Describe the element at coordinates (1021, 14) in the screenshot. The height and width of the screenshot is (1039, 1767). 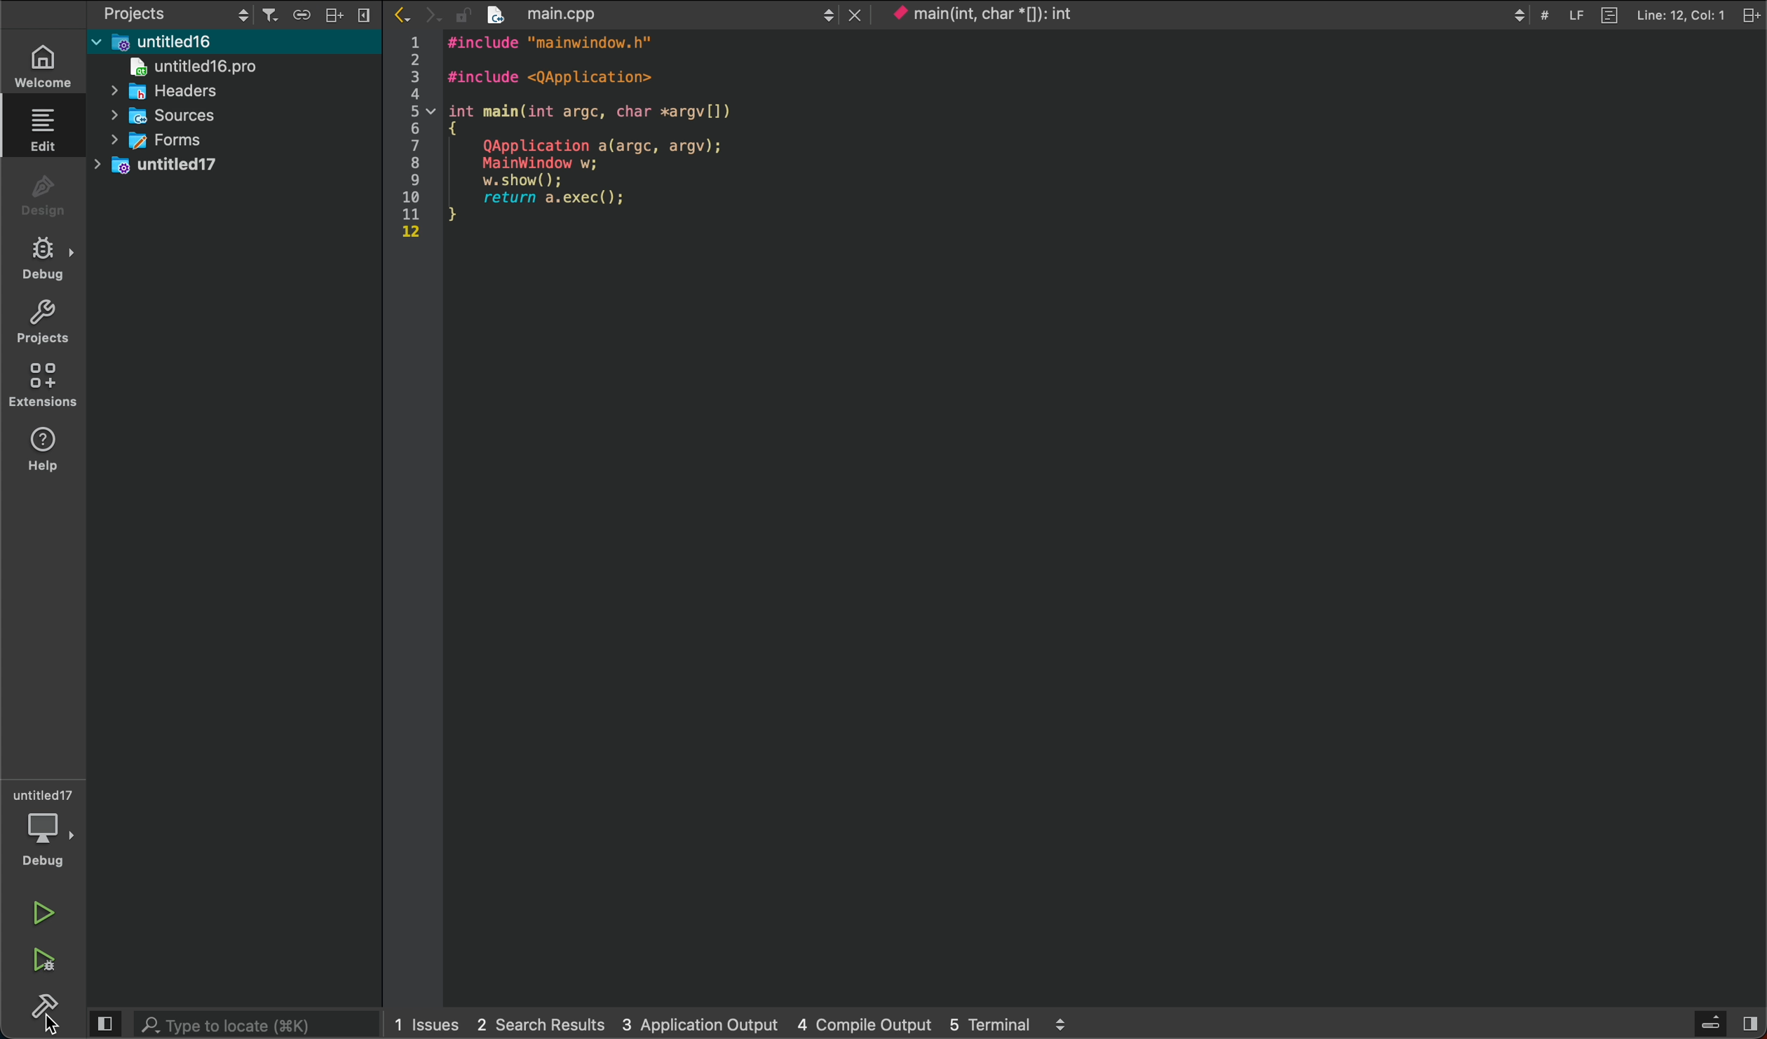
I see `main(int, char*); int` at that location.